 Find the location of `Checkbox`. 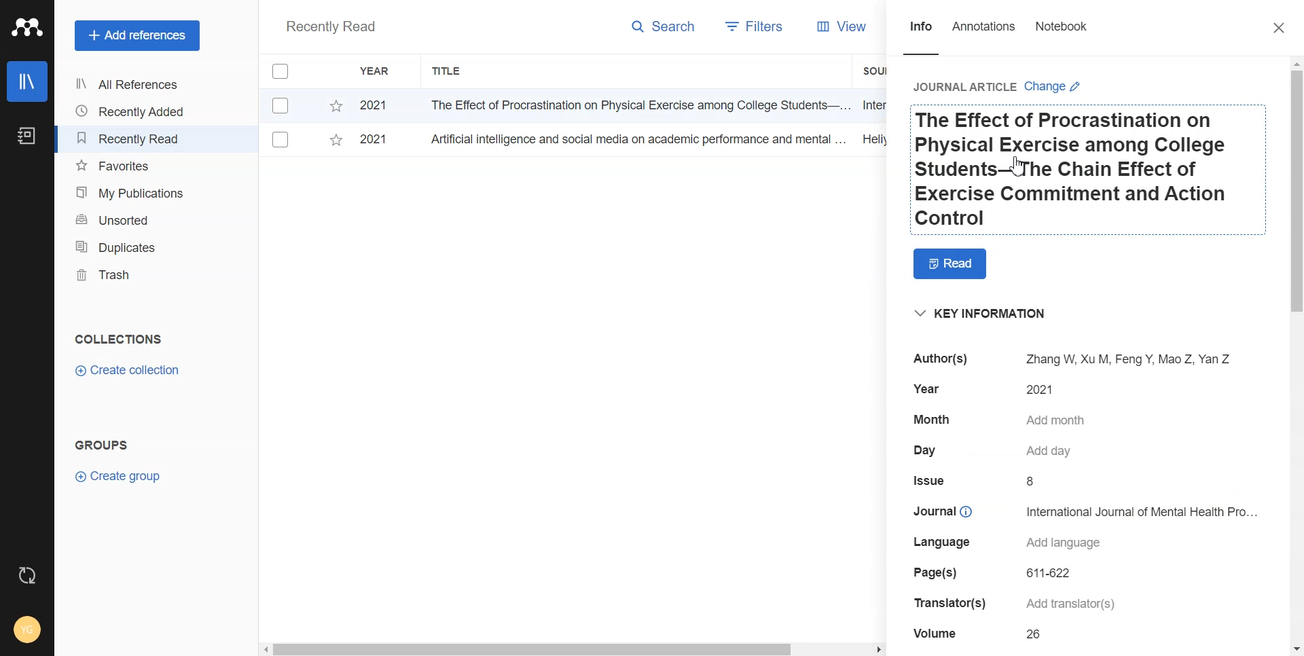

Checkbox is located at coordinates (281, 140).